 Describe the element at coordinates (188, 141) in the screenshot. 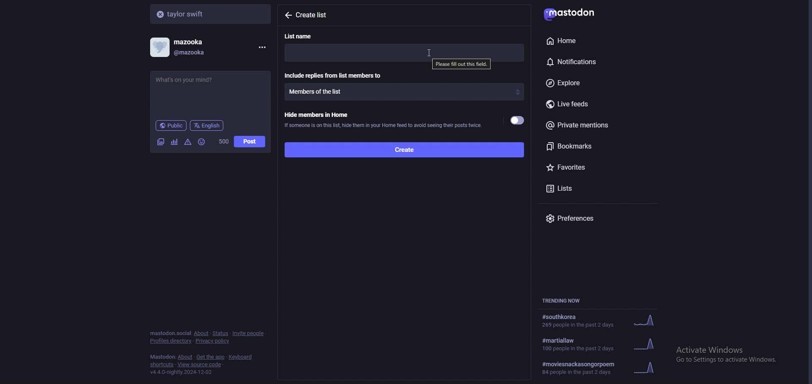

I see `warning` at that location.